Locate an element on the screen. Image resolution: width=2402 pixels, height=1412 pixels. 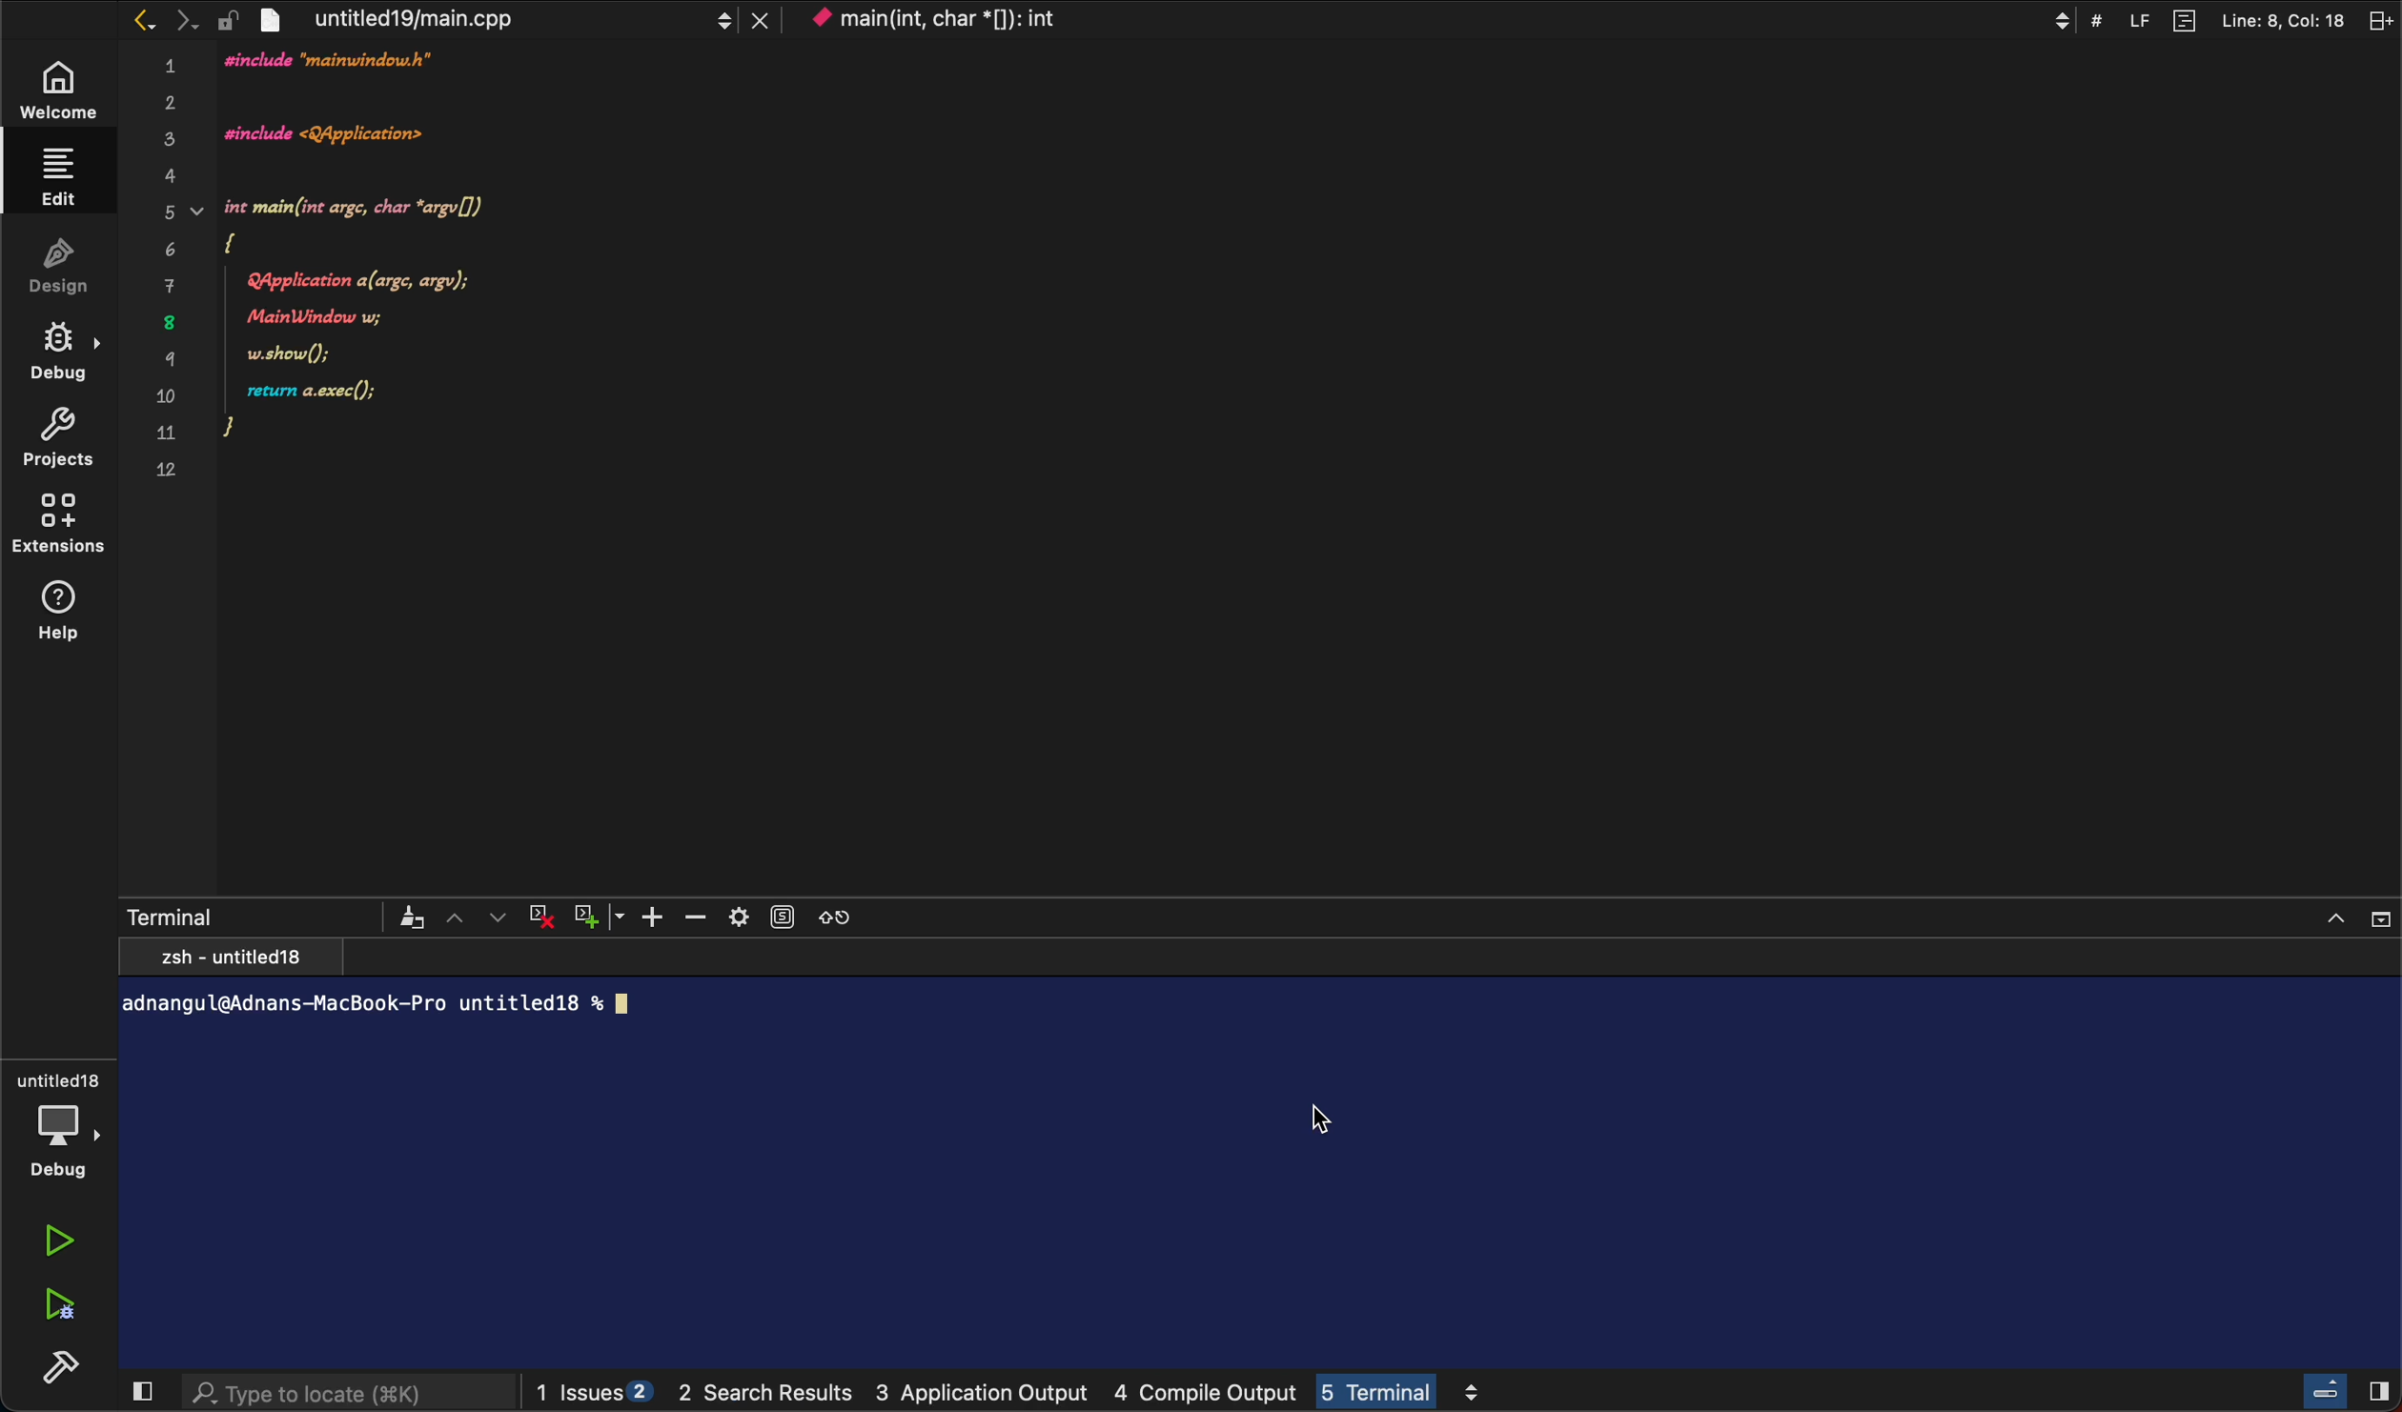
help is located at coordinates (68, 614).